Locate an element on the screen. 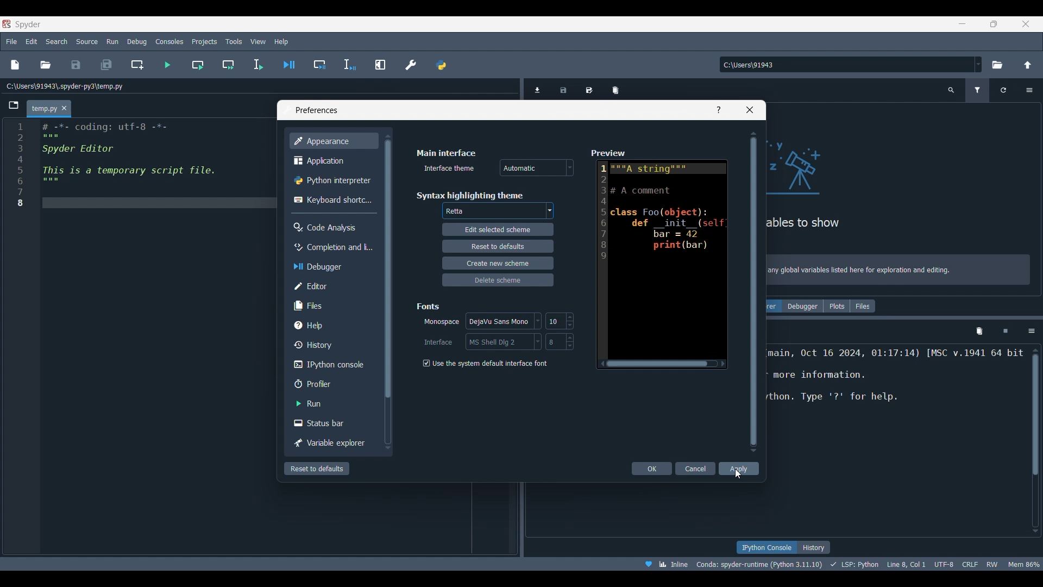  Python interpreter is located at coordinates (333, 180).